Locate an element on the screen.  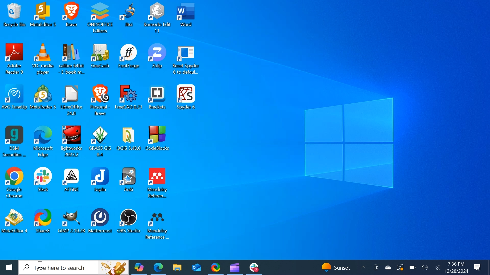
File Explorer is located at coordinates (177, 267).